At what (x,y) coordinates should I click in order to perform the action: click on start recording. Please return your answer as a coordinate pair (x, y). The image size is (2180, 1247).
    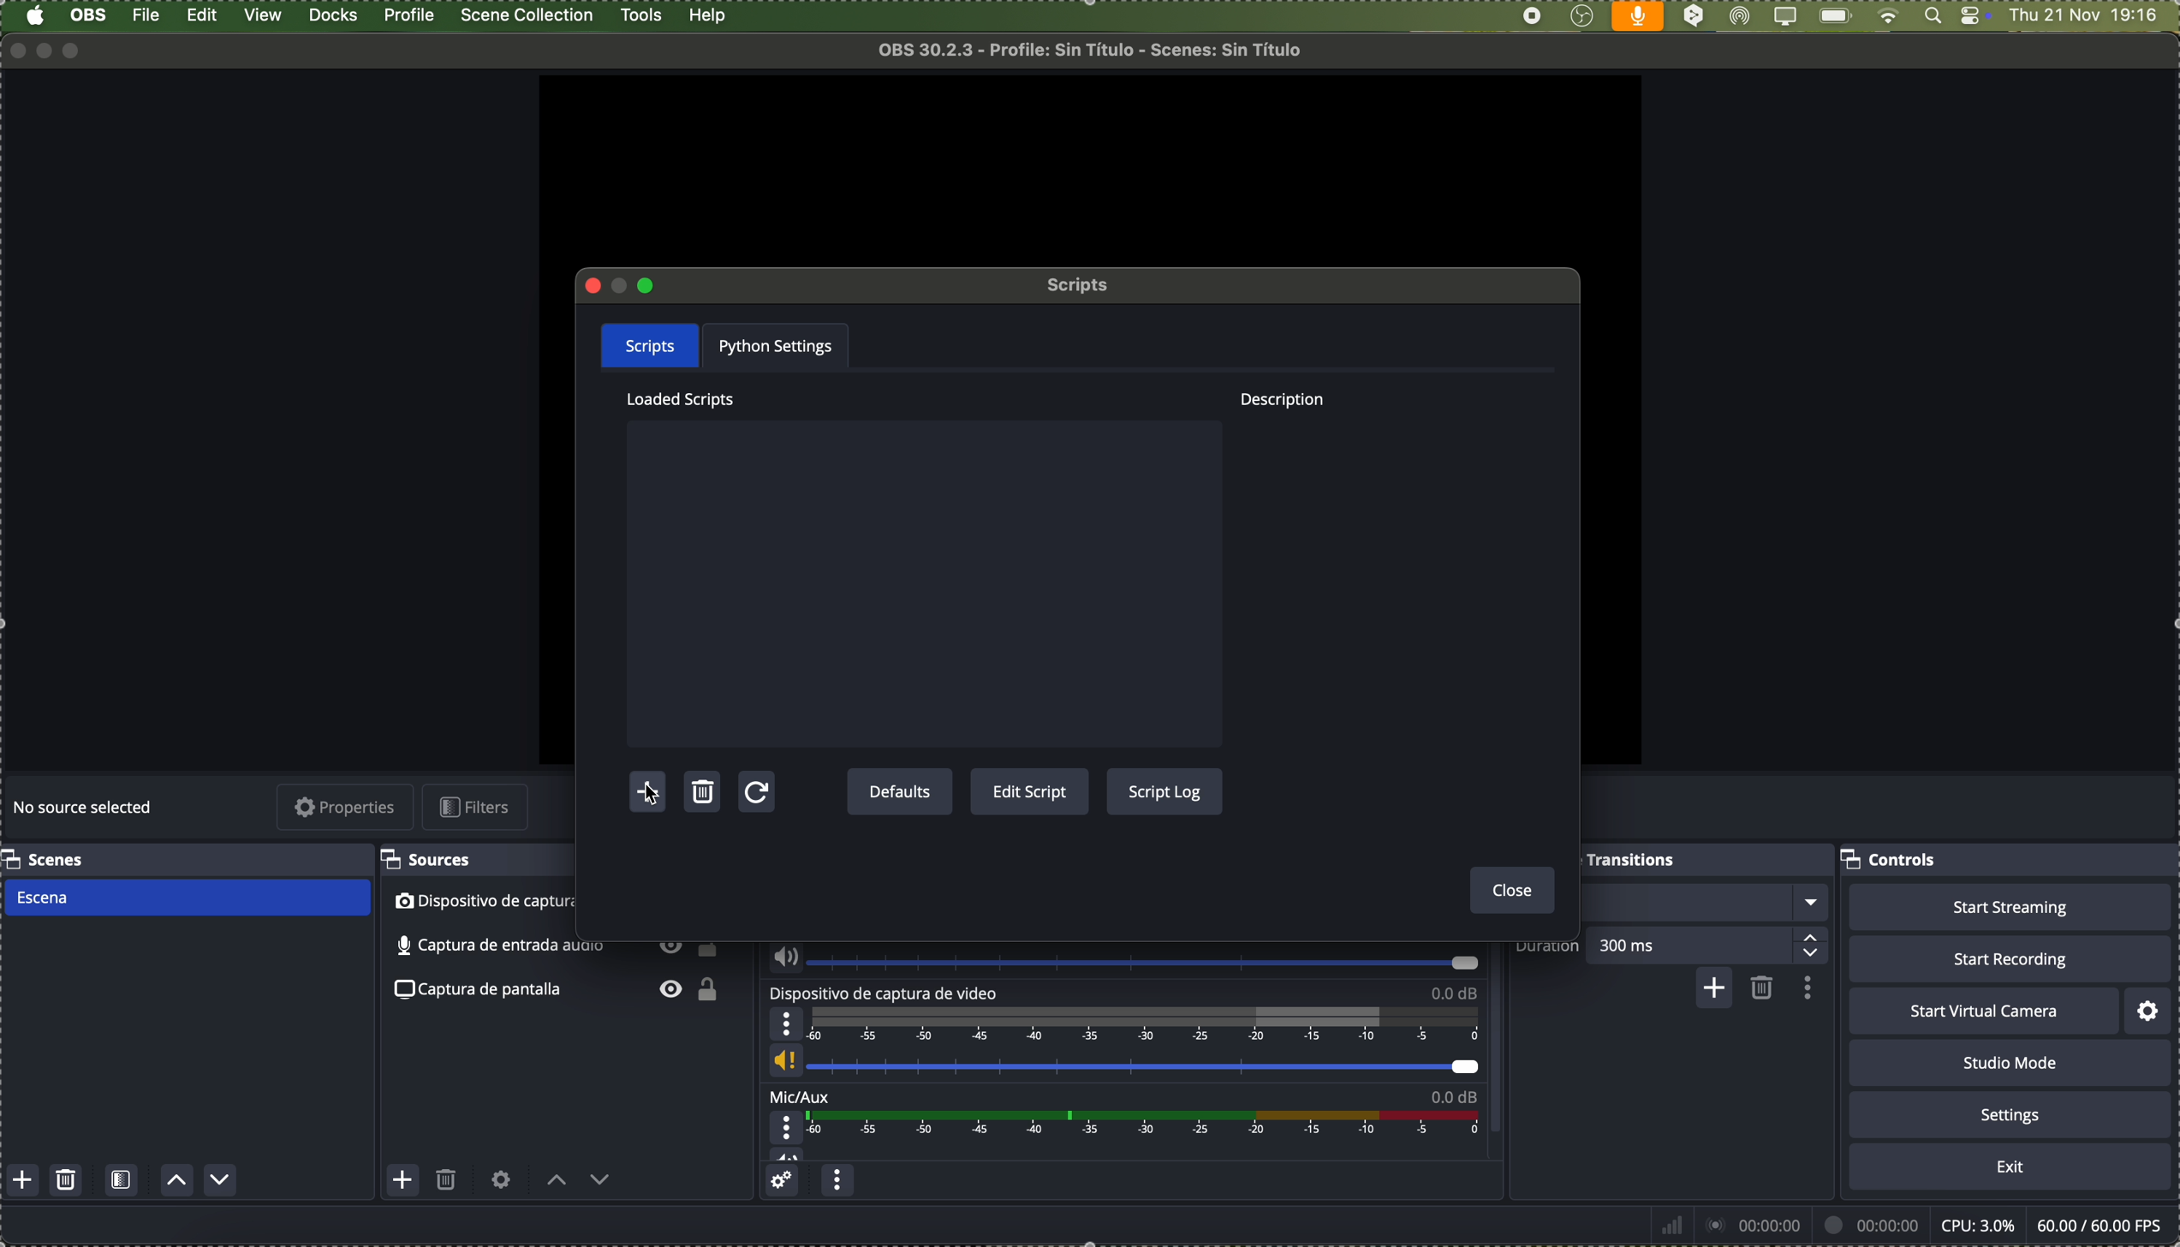
    Looking at the image, I should click on (2009, 958).